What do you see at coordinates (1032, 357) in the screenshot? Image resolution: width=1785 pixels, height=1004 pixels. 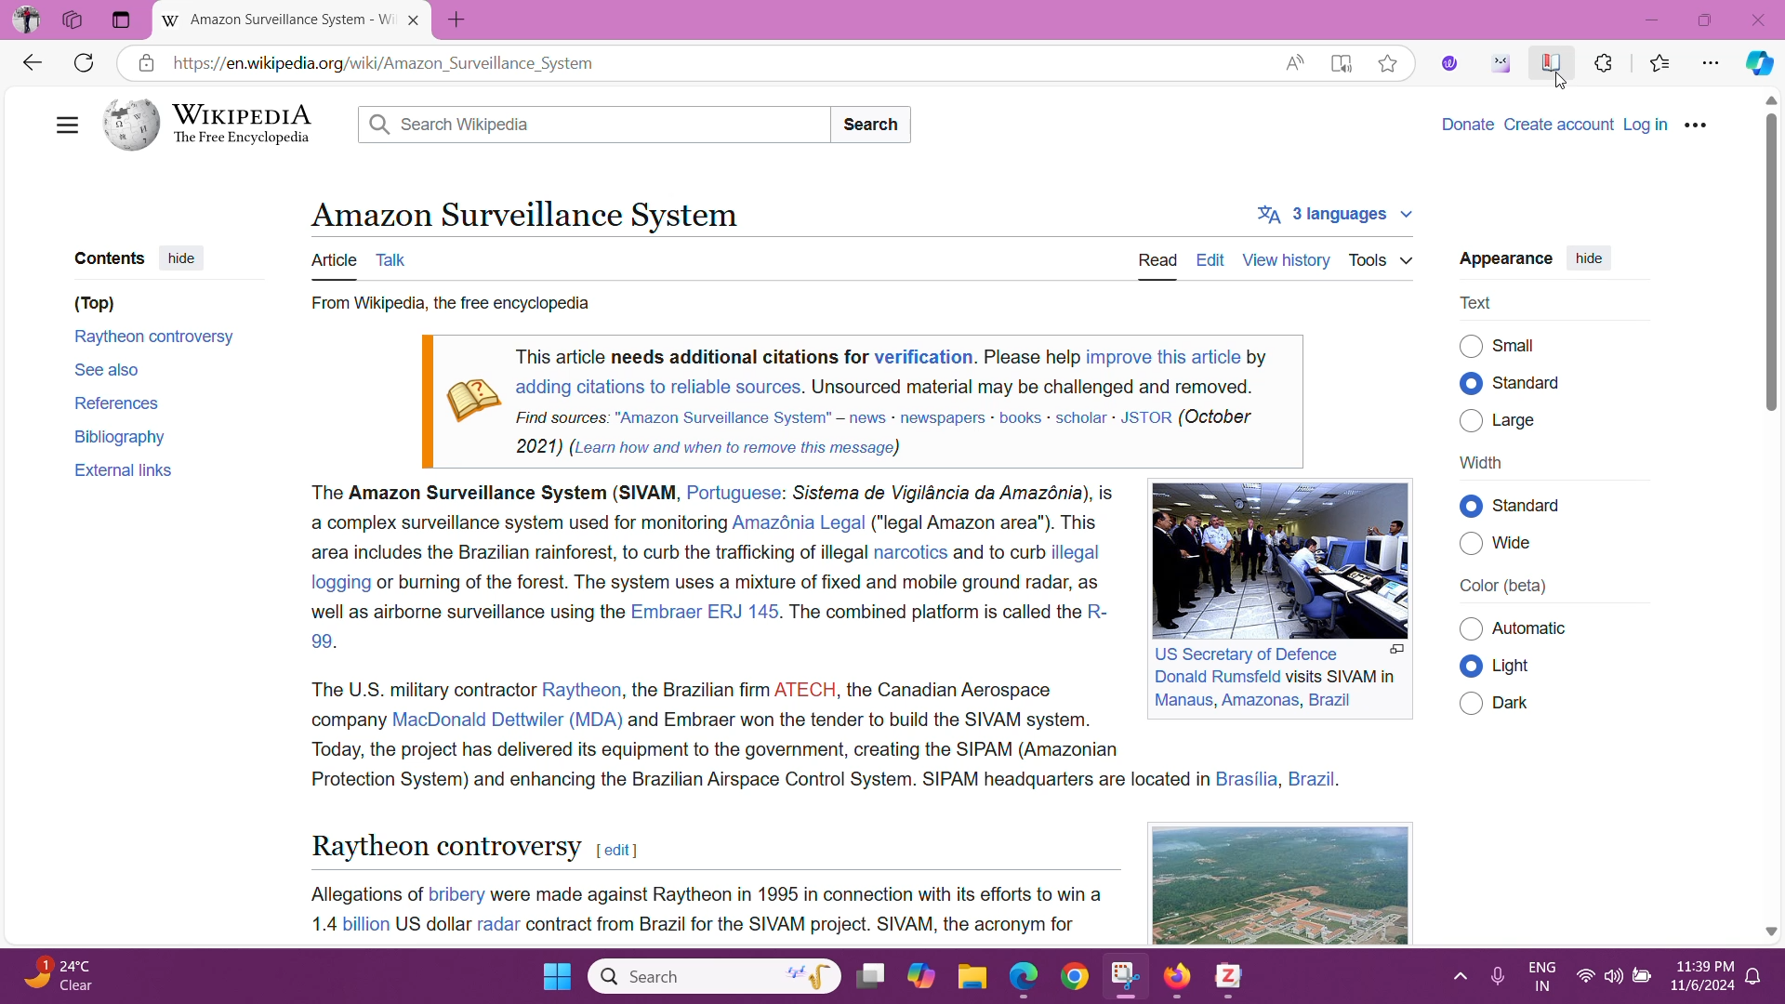 I see `Please help` at bounding box center [1032, 357].